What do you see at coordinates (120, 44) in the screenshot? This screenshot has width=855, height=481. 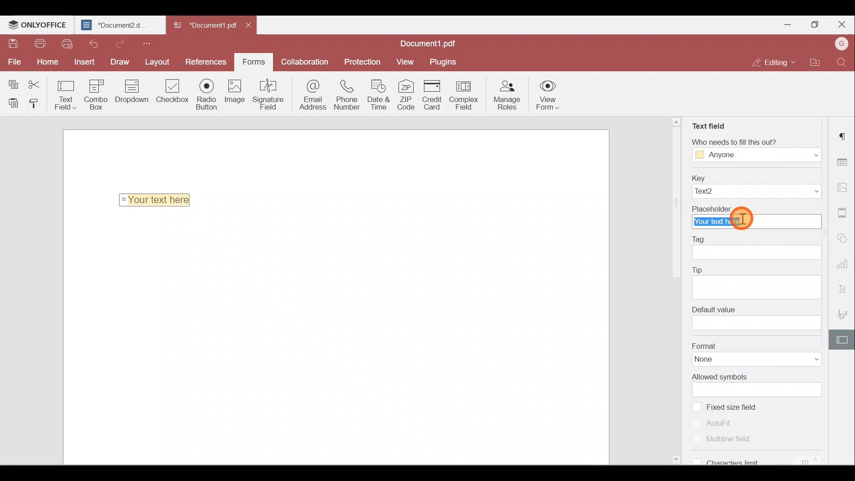 I see `Redo` at bounding box center [120, 44].